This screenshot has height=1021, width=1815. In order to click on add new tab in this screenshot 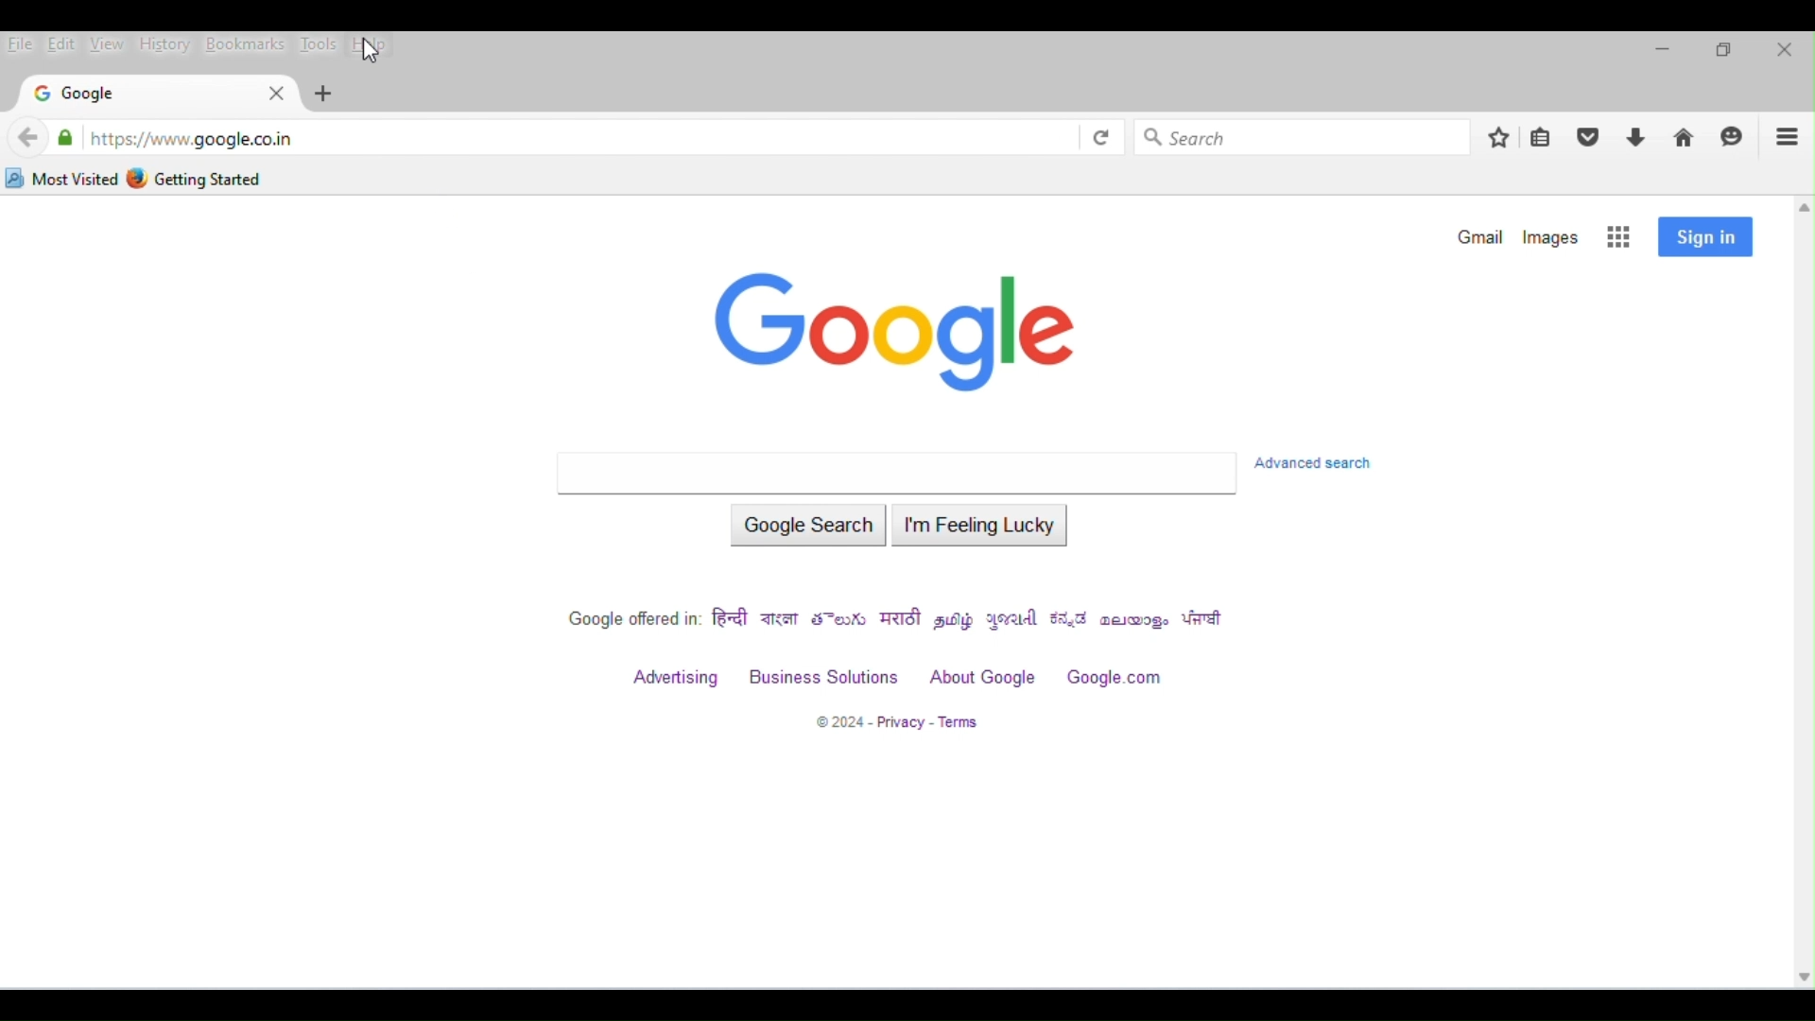, I will do `click(325, 94)`.